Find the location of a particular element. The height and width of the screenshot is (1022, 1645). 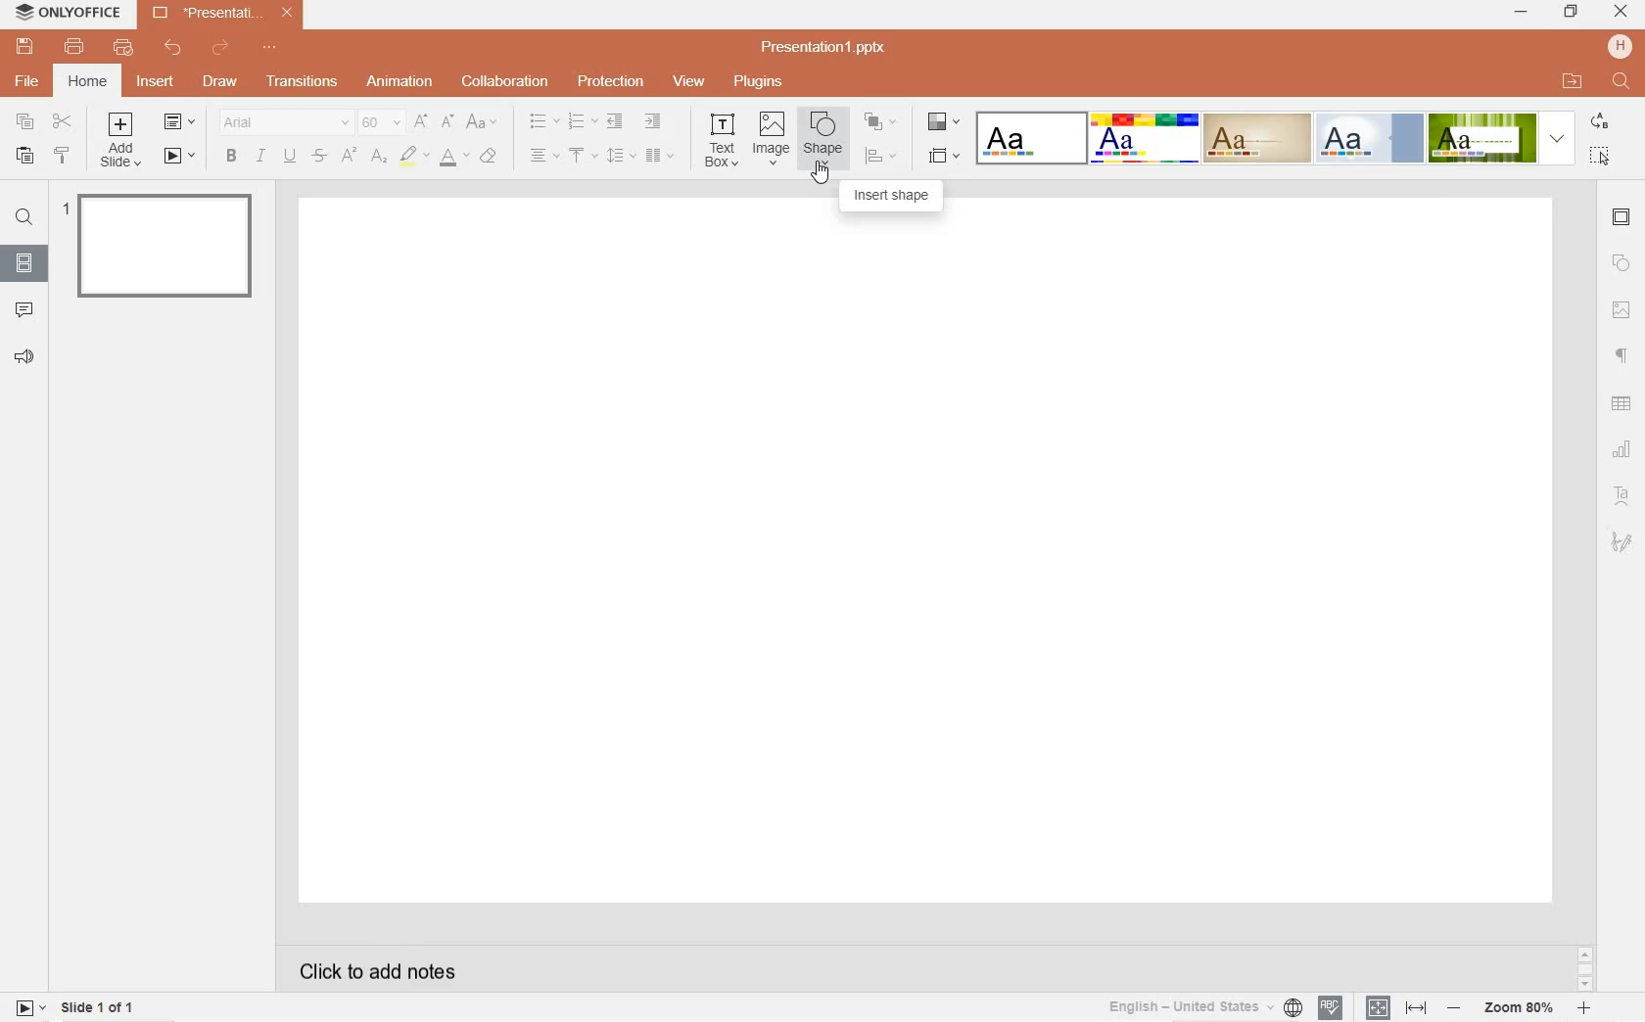

shape is located at coordinates (821, 138).